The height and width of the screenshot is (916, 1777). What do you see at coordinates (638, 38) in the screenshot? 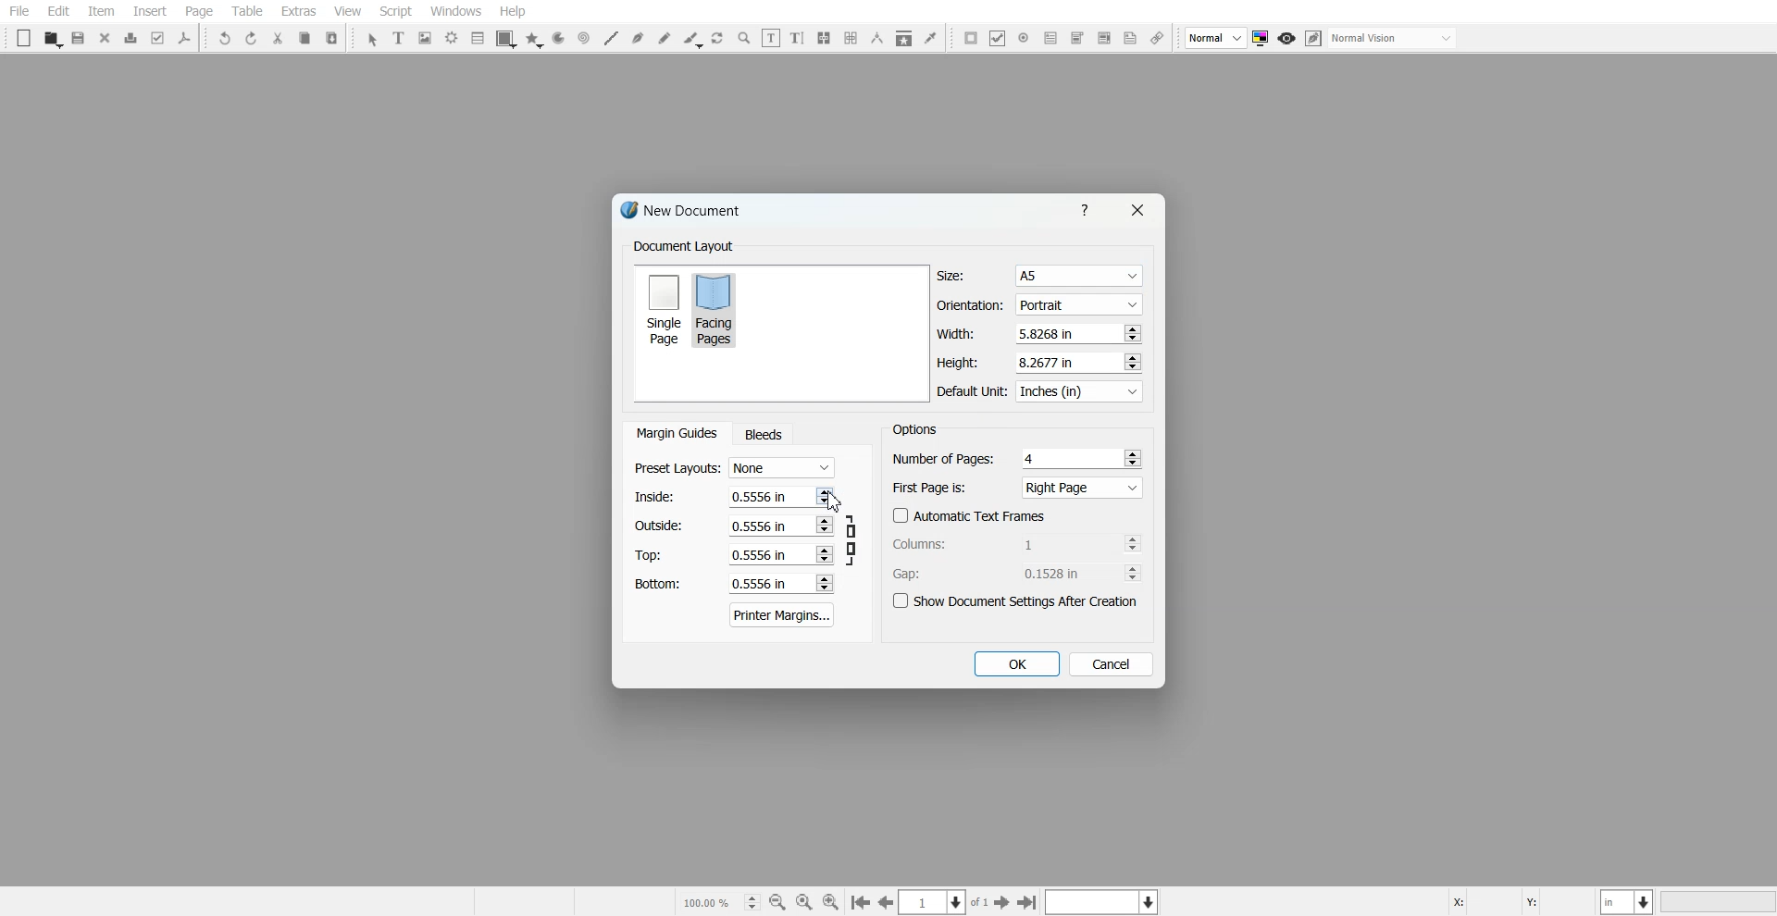
I see `Bezier curve` at bounding box center [638, 38].